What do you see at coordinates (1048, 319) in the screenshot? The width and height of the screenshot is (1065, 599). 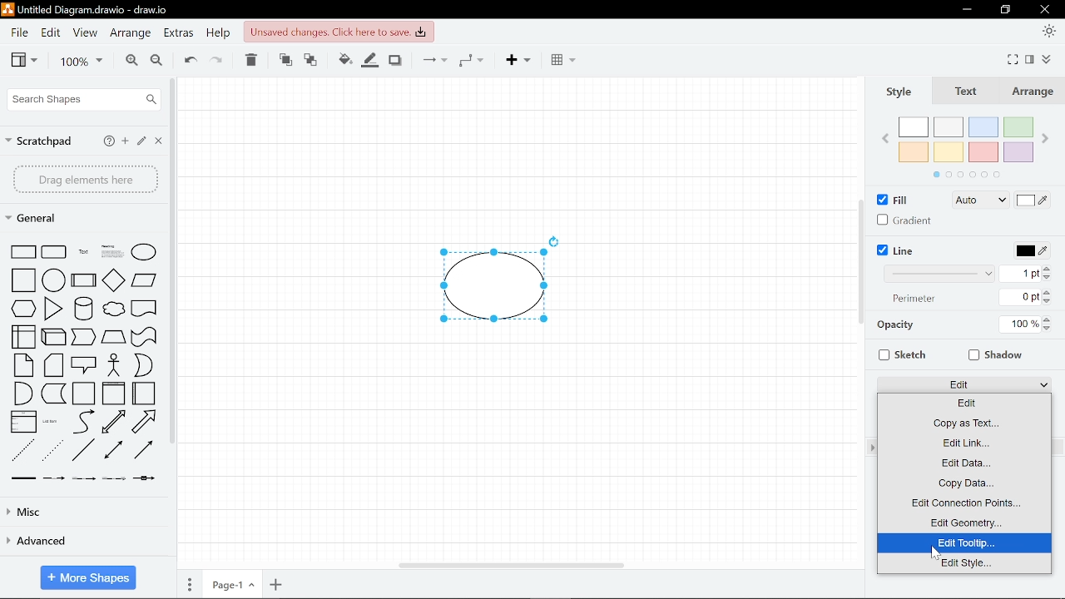 I see `Increase opacity` at bounding box center [1048, 319].